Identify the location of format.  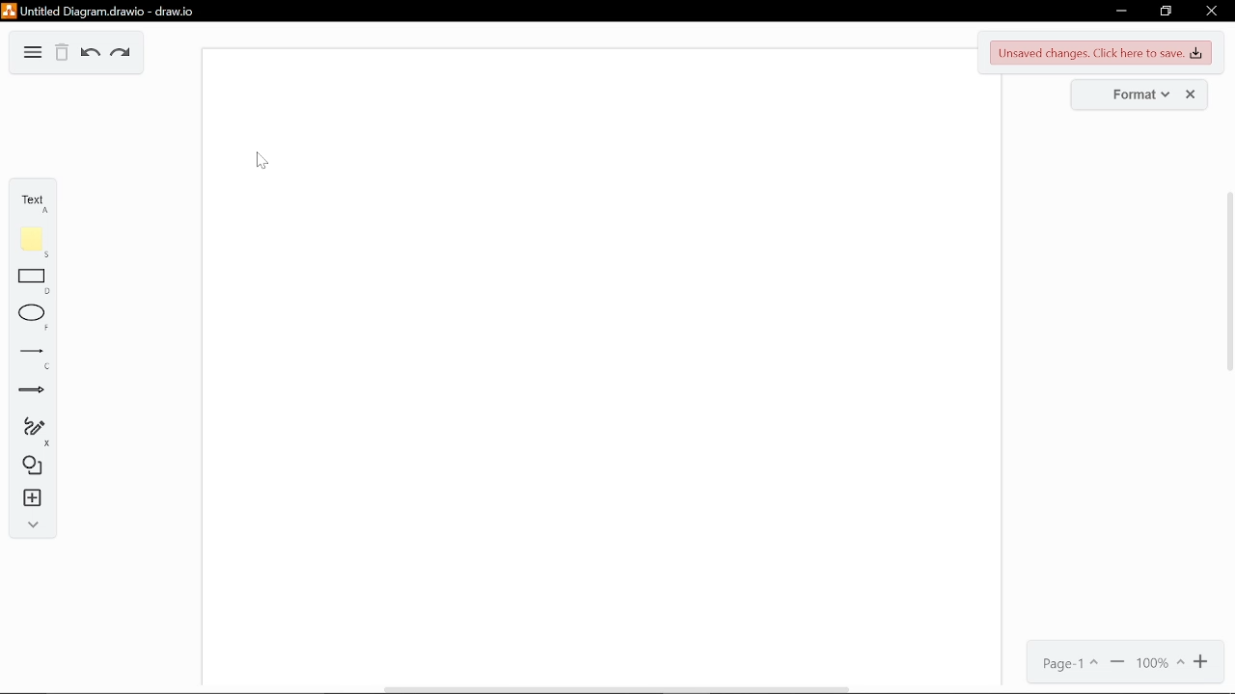
(1129, 93).